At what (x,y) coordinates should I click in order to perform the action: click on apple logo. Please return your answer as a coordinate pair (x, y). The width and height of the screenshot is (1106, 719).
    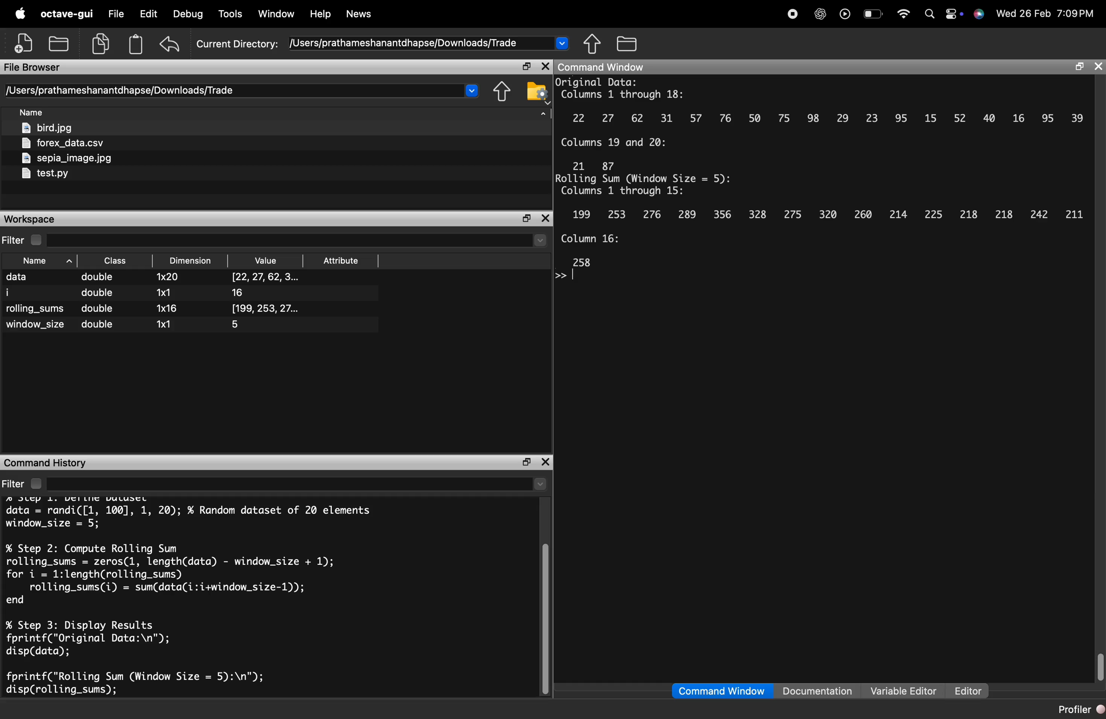
    Looking at the image, I should click on (22, 14).